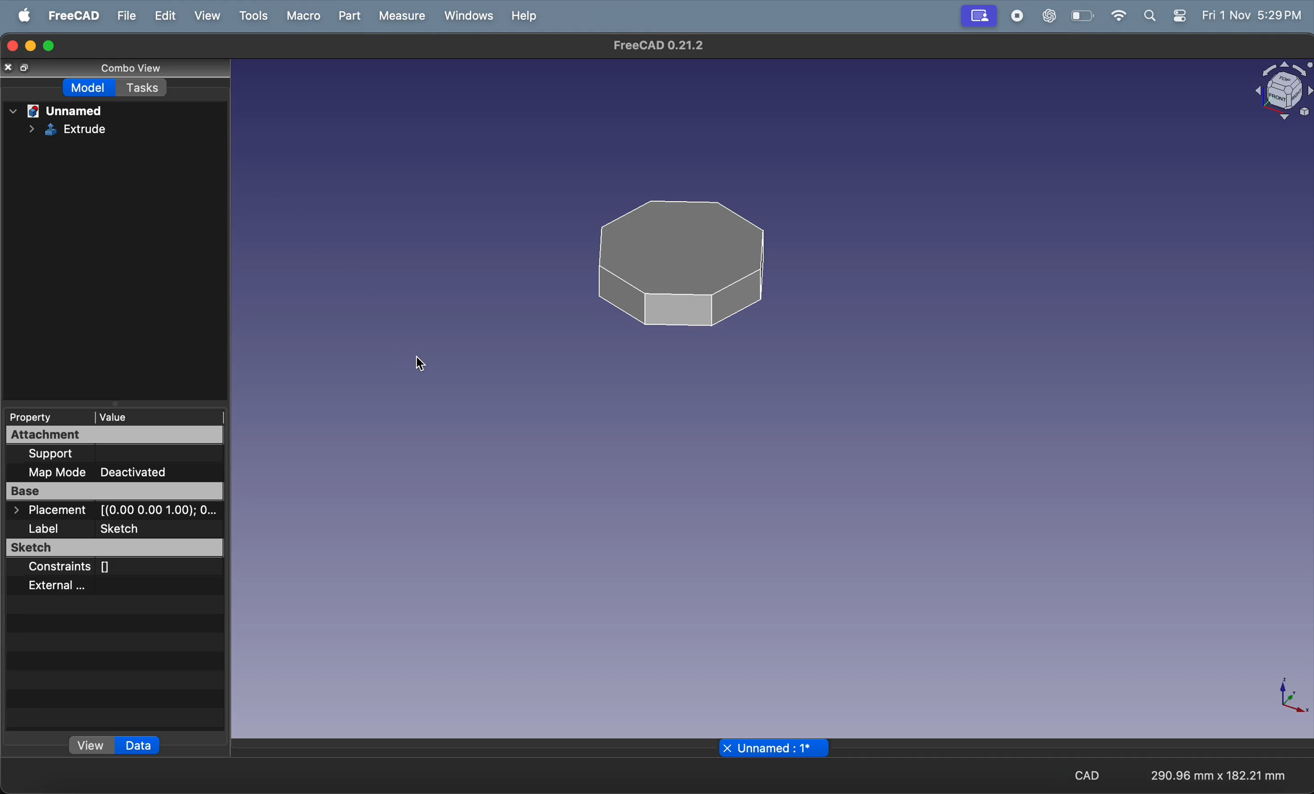 Image resolution: width=1314 pixels, height=794 pixels. Describe the element at coordinates (50, 44) in the screenshot. I see `maximize` at that location.